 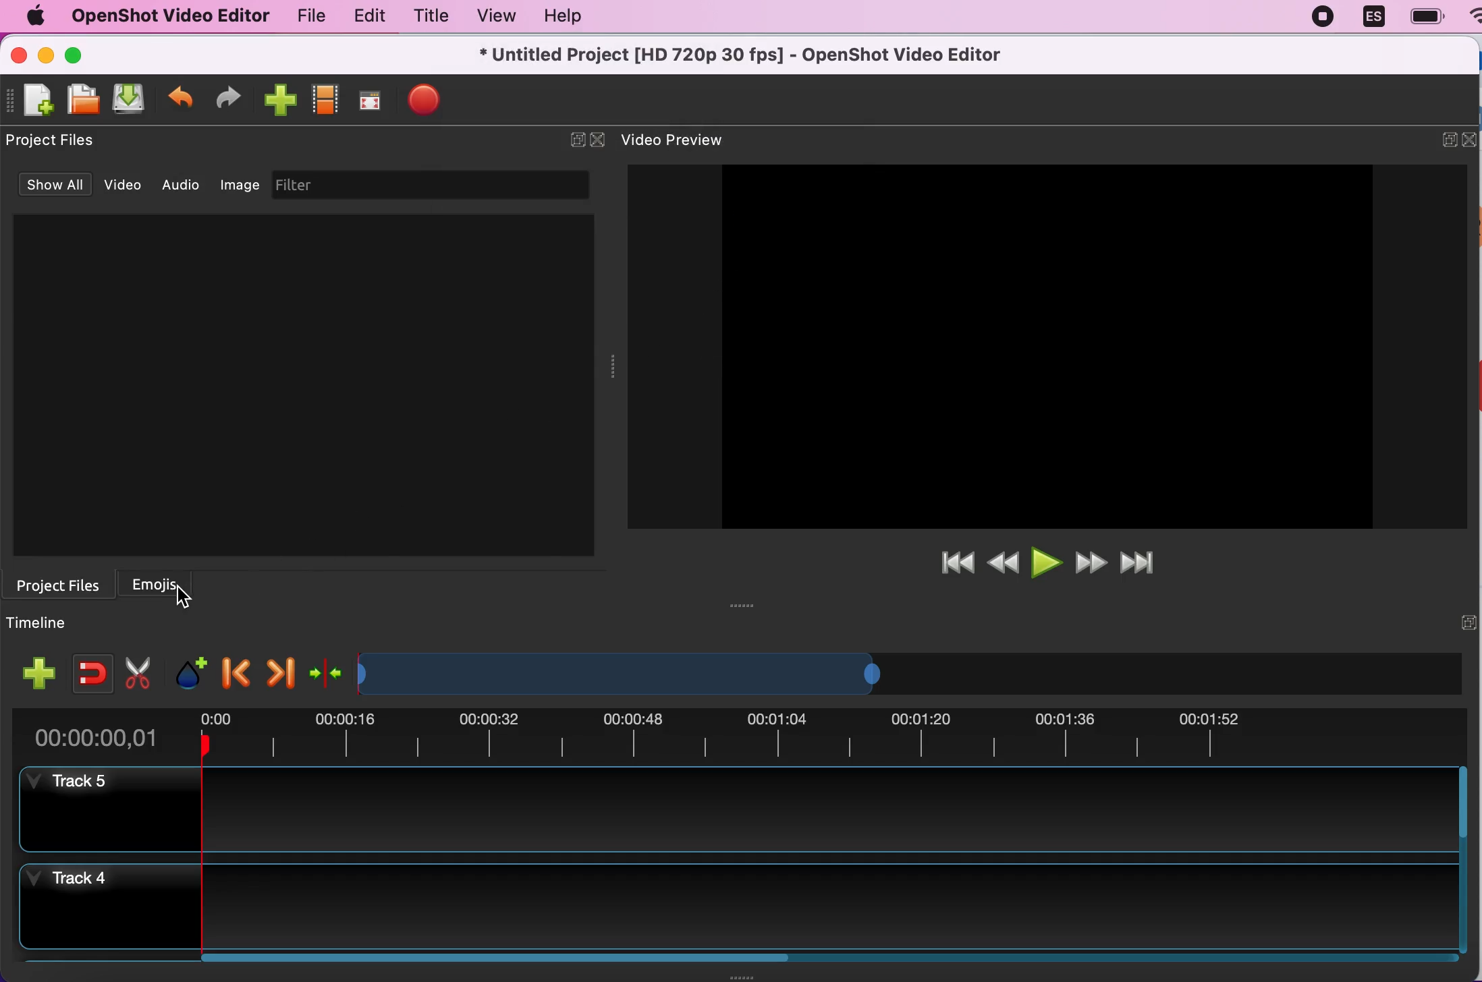 What do you see at coordinates (181, 601) in the screenshot?
I see `cursor` at bounding box center [181, 601].